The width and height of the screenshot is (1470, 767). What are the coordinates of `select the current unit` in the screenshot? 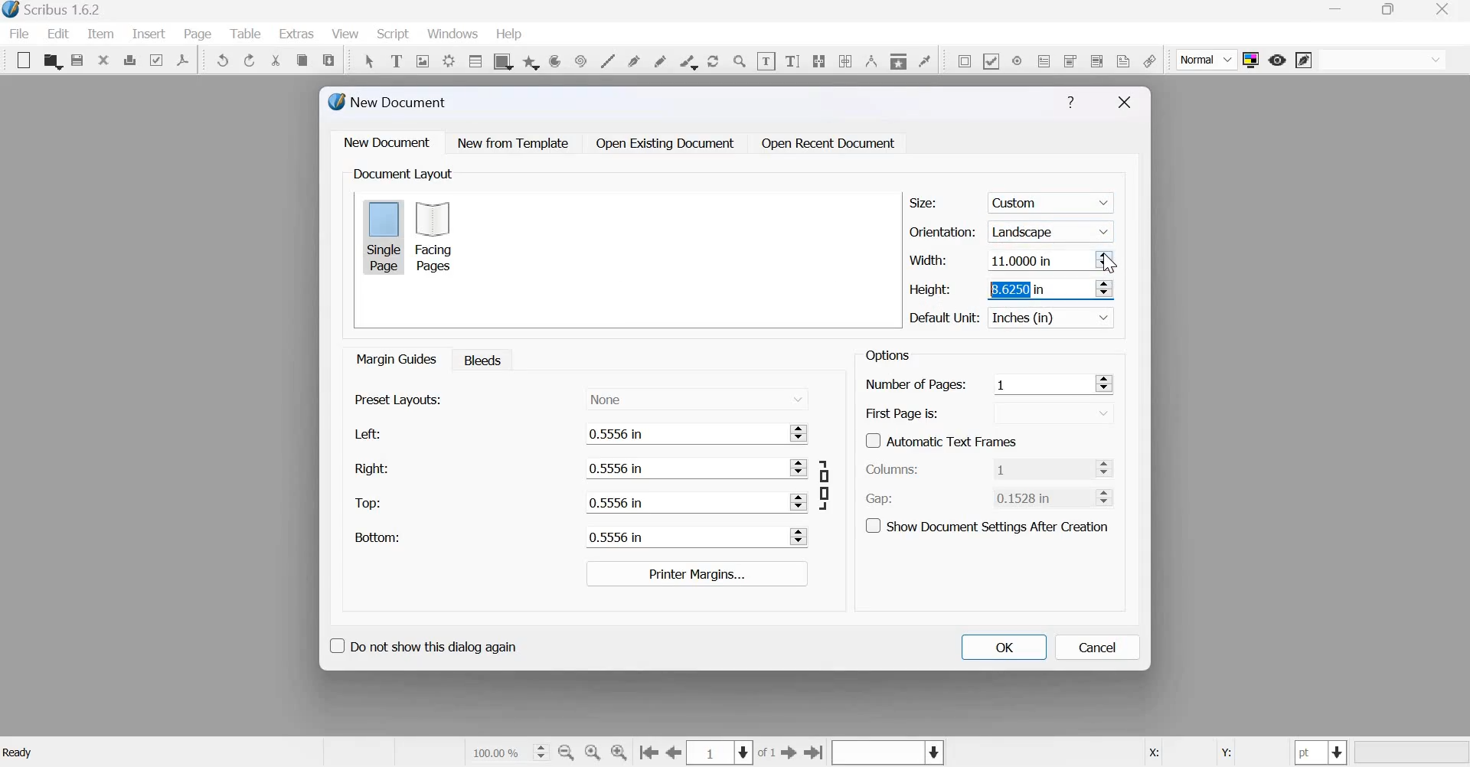 It's located at (1321, 752).